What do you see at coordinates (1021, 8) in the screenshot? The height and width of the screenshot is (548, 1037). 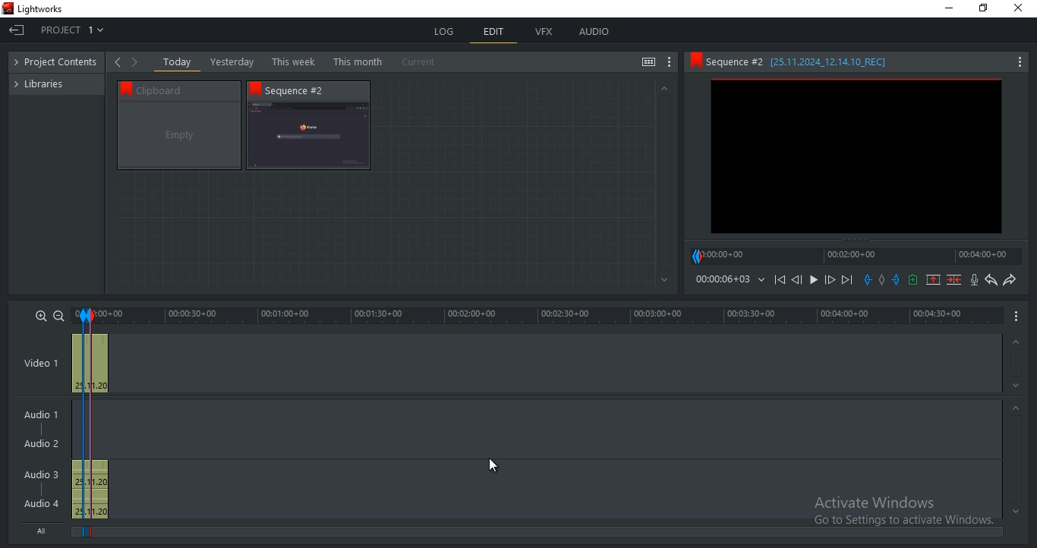 I see `Close` at bounding box center [1021, 8].